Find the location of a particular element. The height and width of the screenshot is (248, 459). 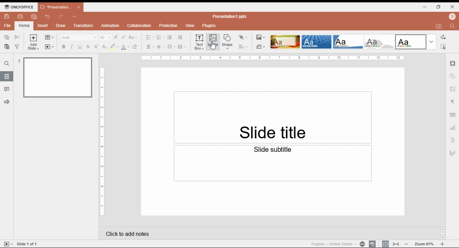

replace is located at coordinates (443, 37).